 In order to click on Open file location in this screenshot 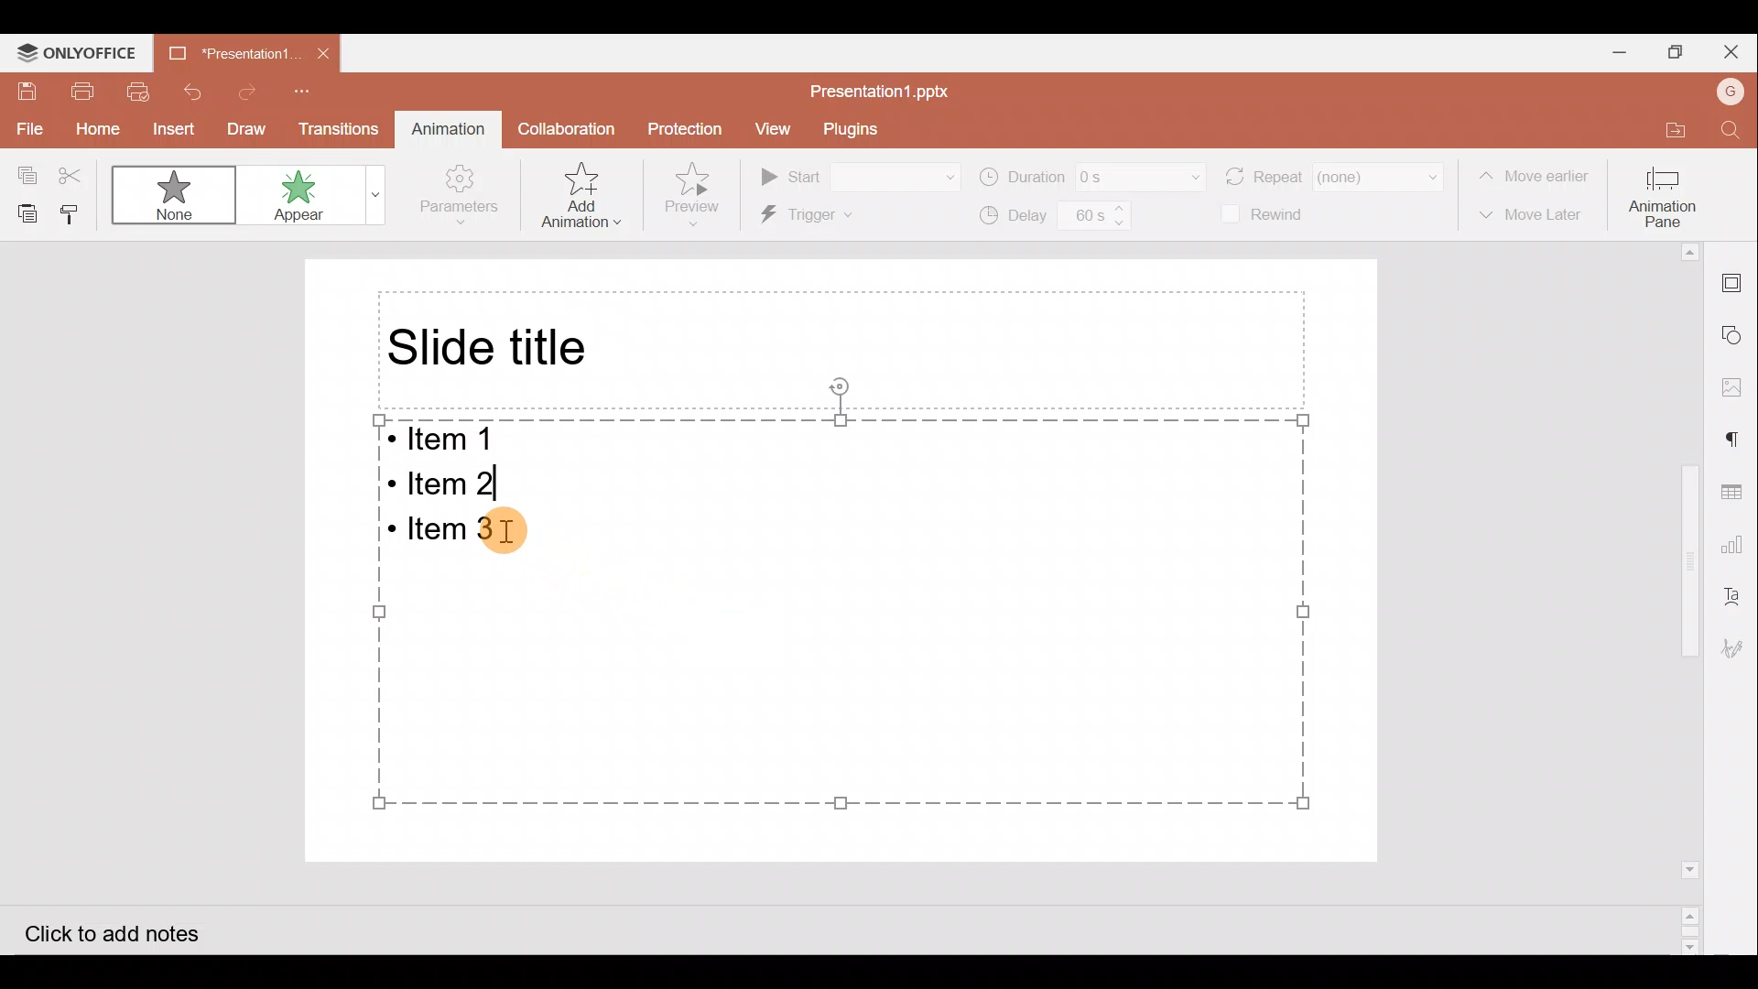, I will do `click(1665, 122)`.